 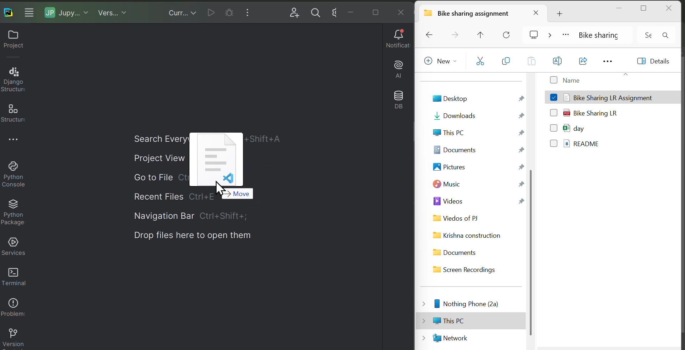 I want to click on Current files, so click(x=181, y=12).